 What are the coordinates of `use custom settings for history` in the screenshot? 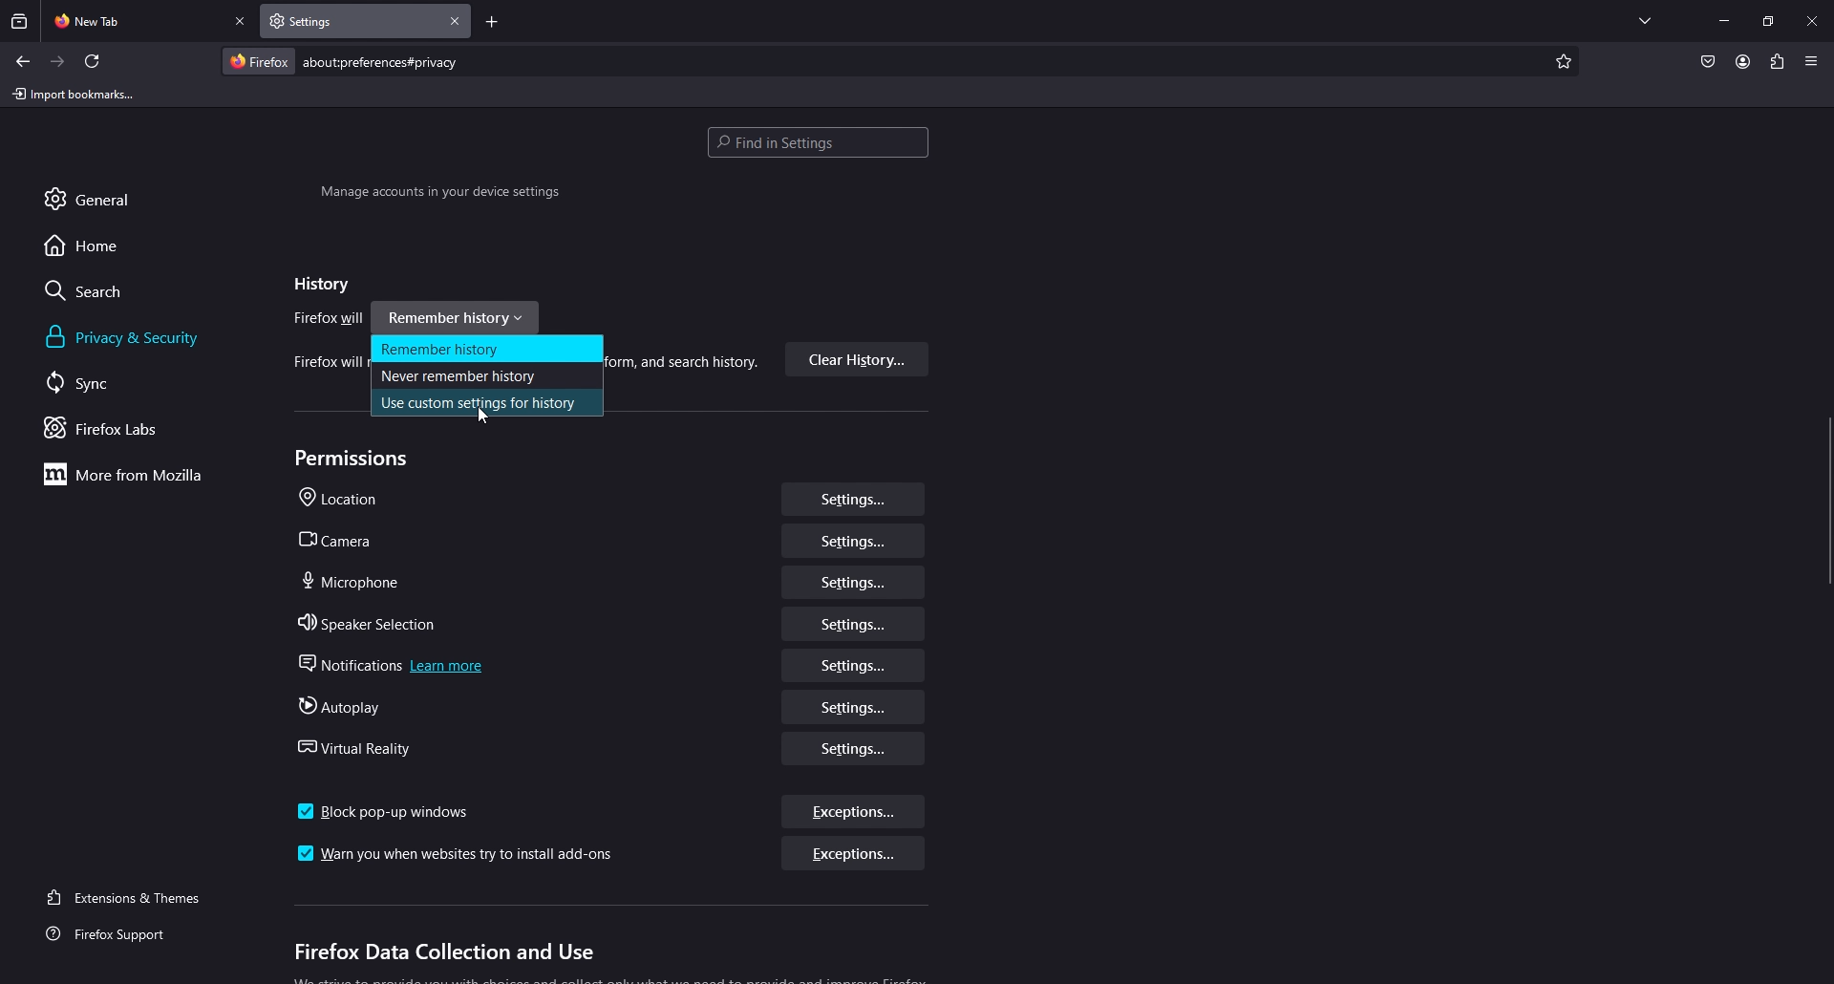 It's located at (486, 404).